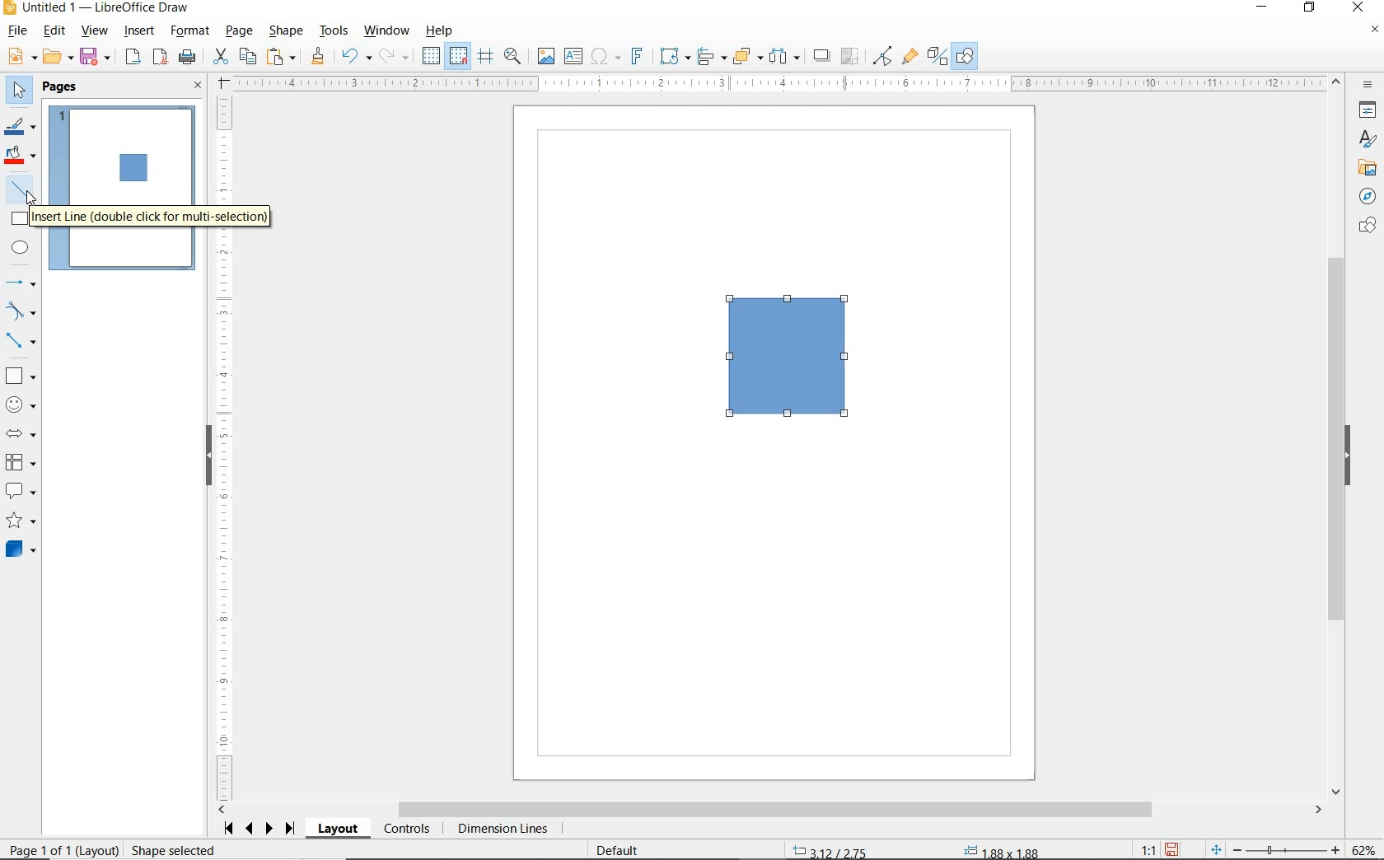 This screenshot has width=1384, height=860. What do you see at coordinates (846, 311) in the screenshot?
I see `` at bounding box center [846, 311].